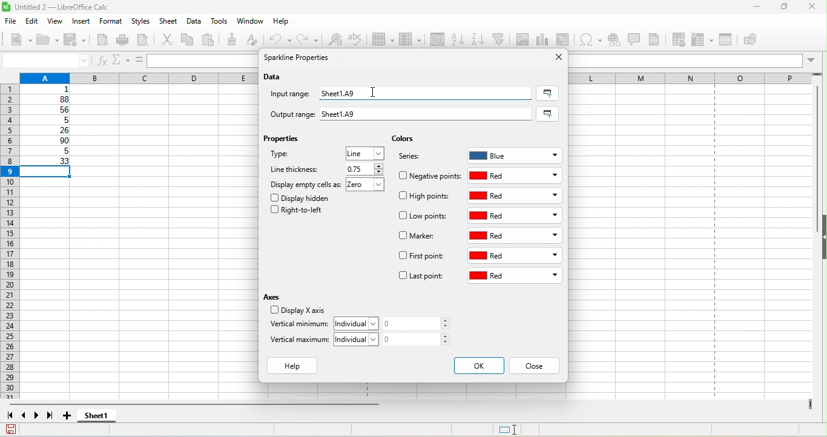  What do you see at coordinates (430, 176) in the screenshot?
I see `negative points` at bounding box center [430, 176].